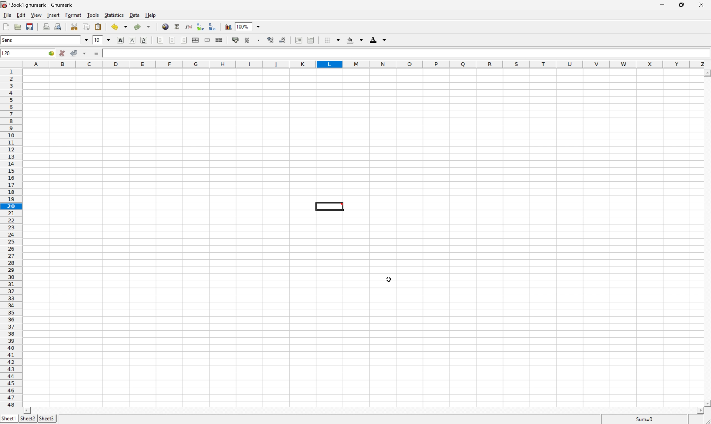 This screenshot has width=711, height=424. I want to click on Copy selection, so click(87, 27).